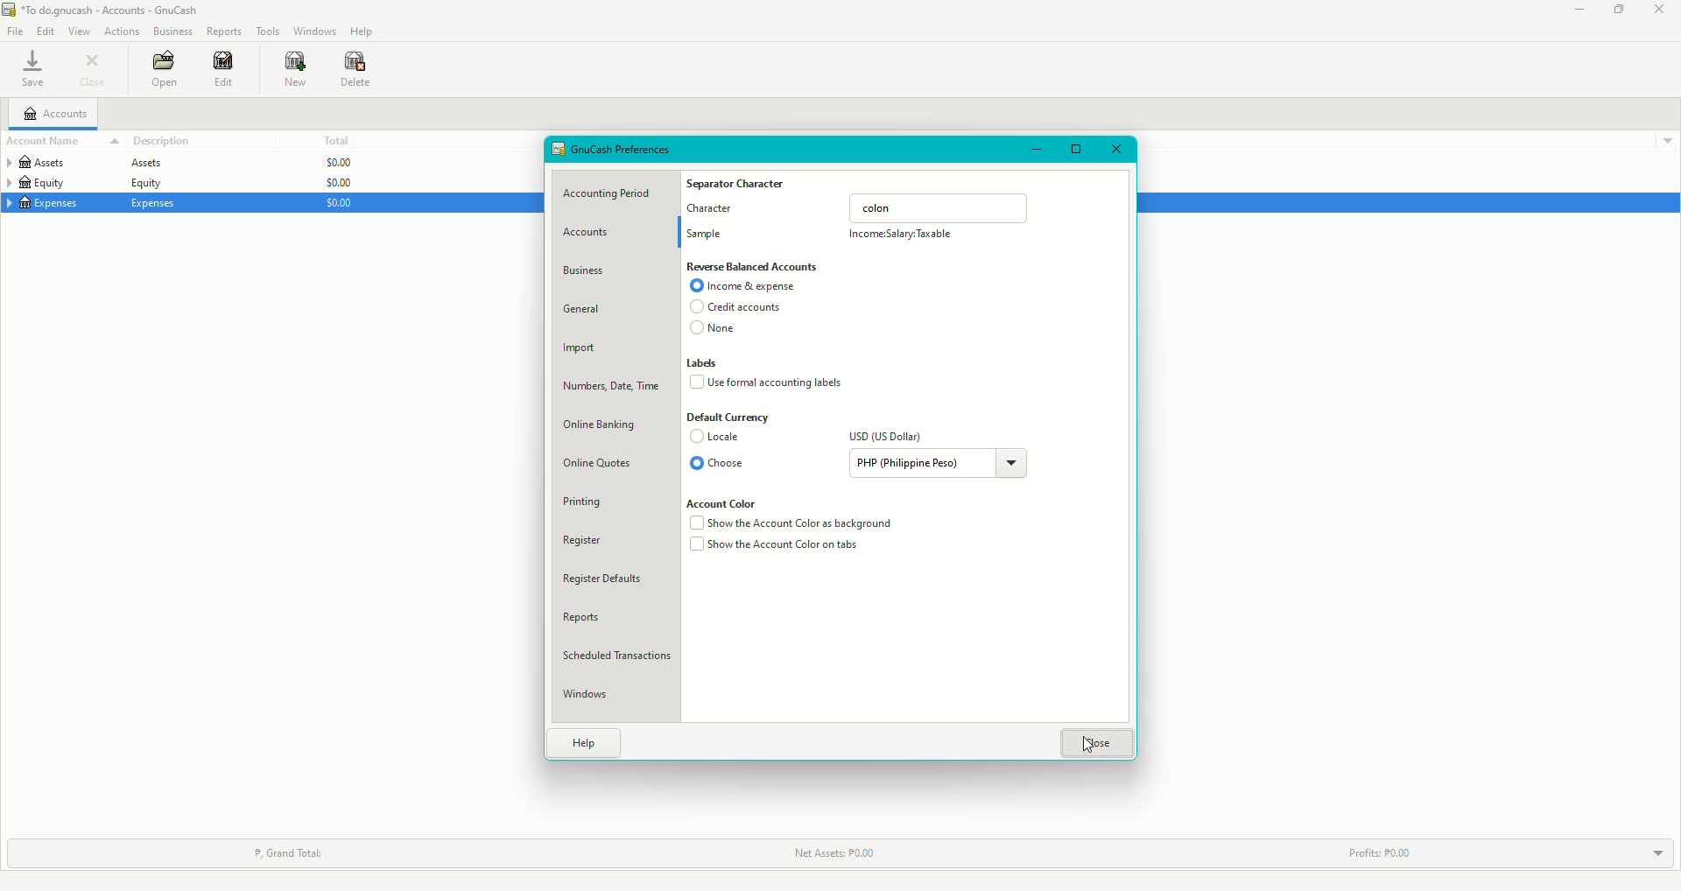  What do you see at coordinates (226, 31) in the screenshot?
I see `Reports` at bounding box center [226, 31].